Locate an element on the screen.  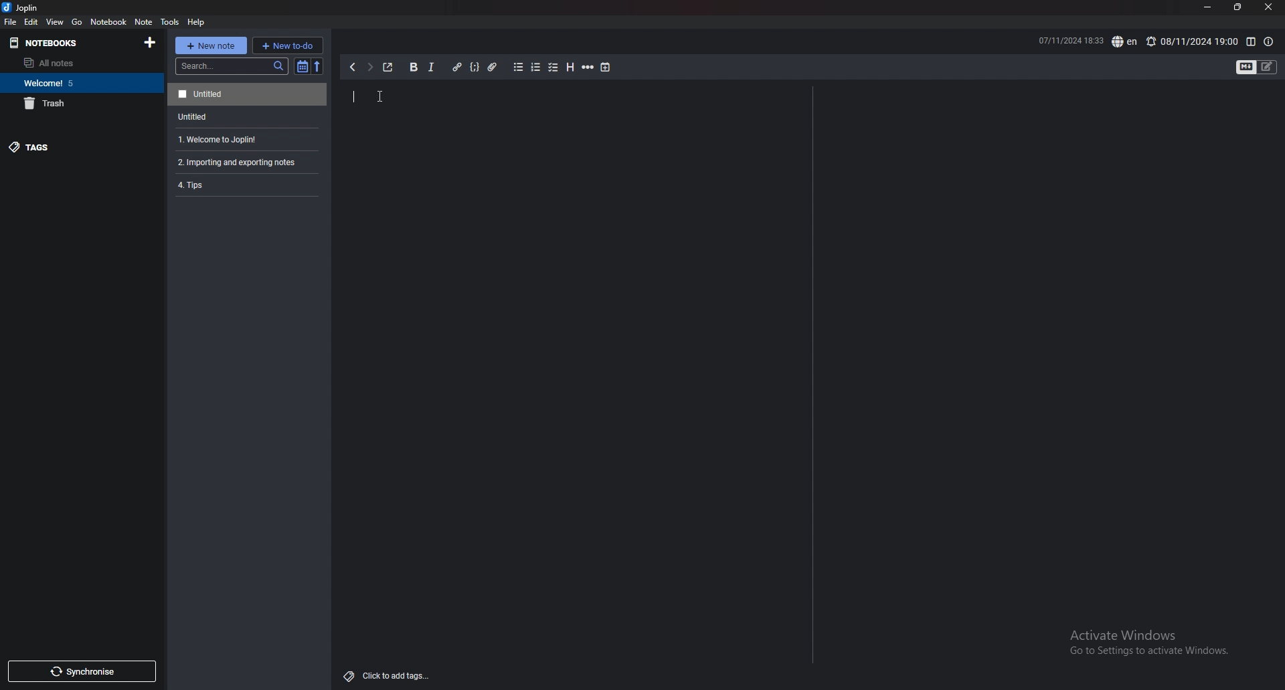
1. Welcome to Joplin! is located at coordinates (244, 138).